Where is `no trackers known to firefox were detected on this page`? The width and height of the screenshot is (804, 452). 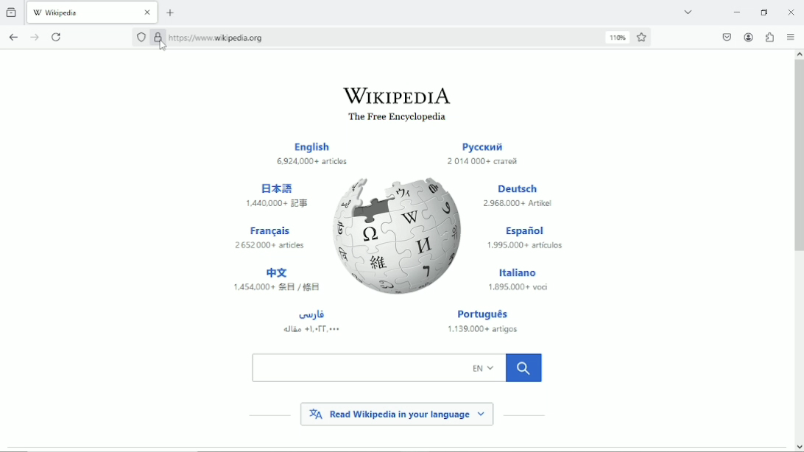 no trackers known to firefox were detected on this page is located at coordinates (141, 37).